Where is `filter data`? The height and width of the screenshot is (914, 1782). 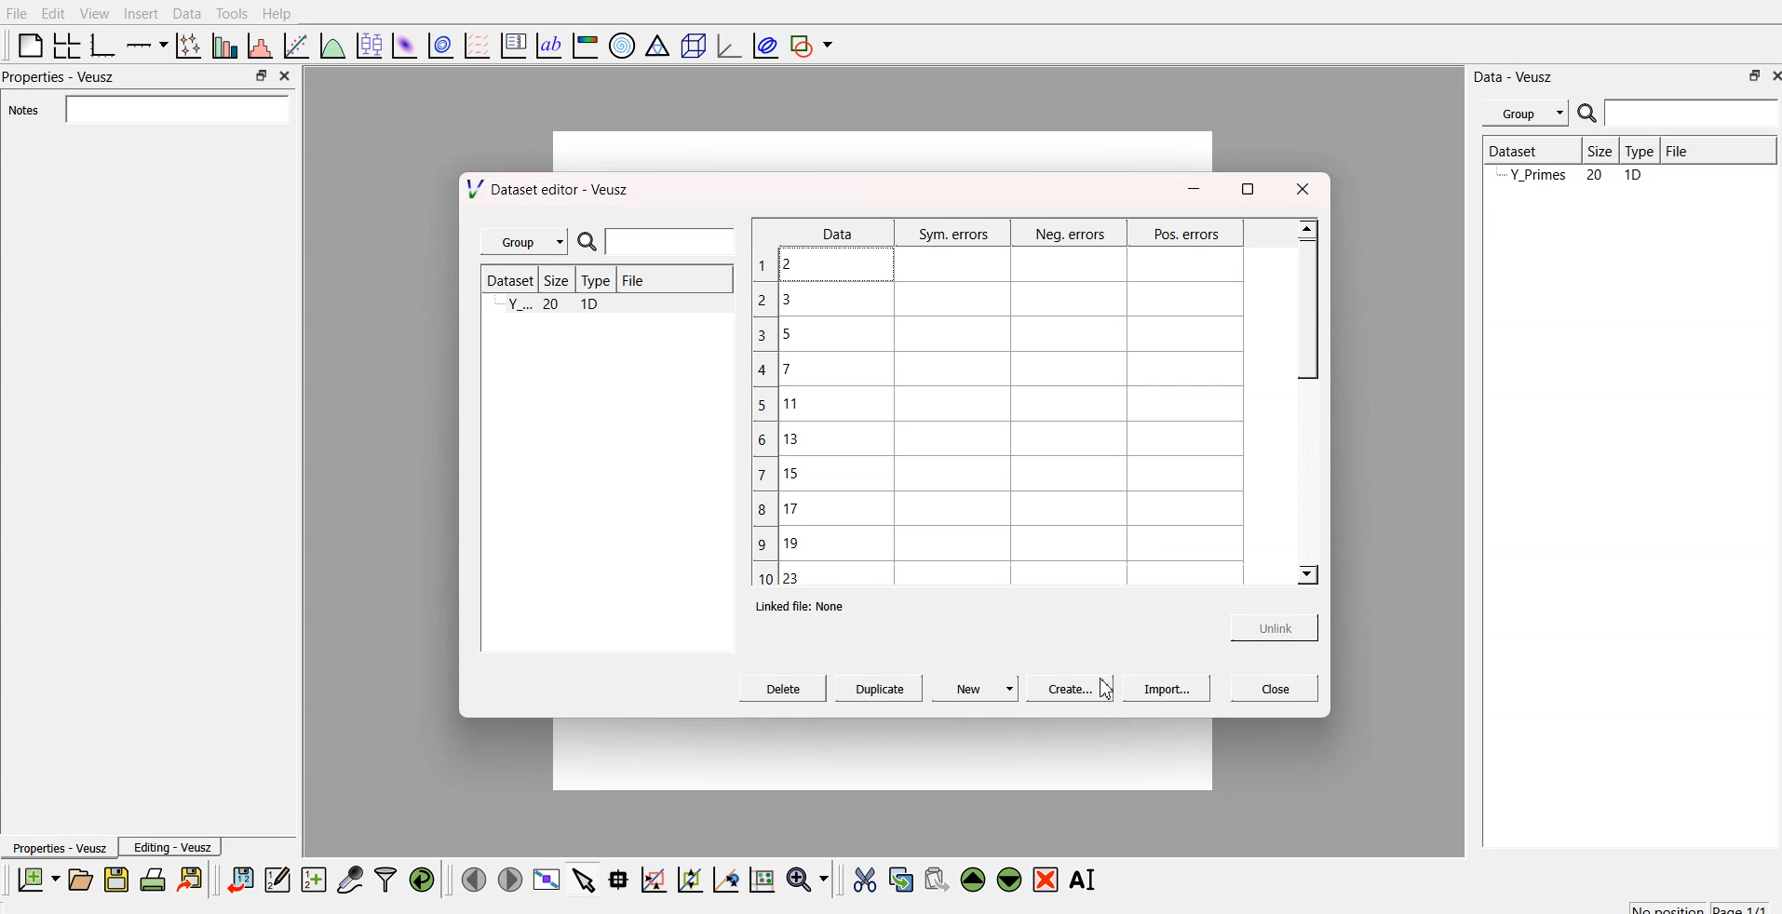
filter data is located at coordinates (385, 877).